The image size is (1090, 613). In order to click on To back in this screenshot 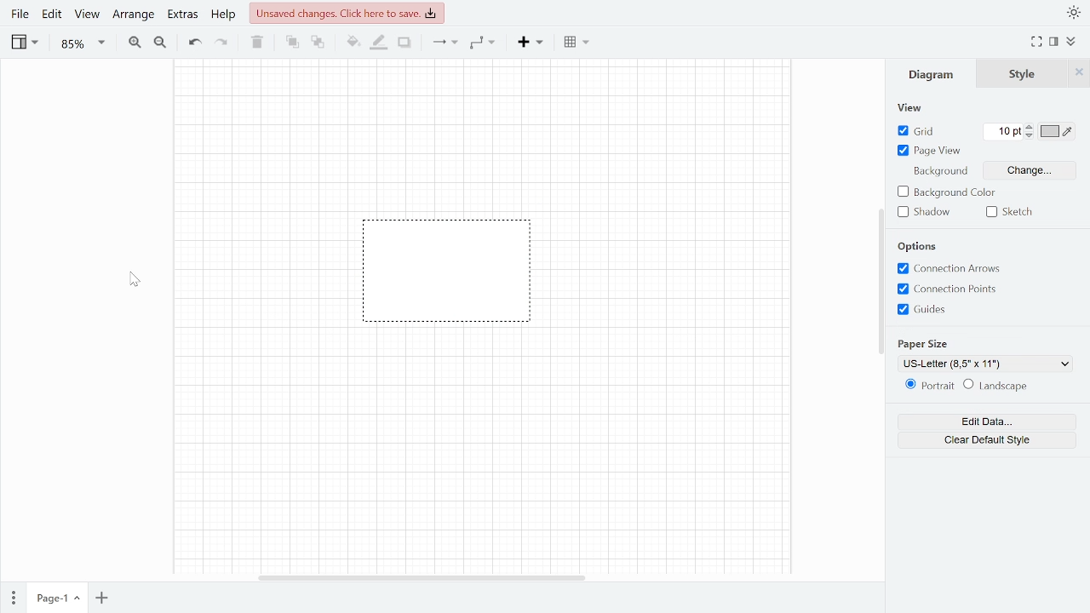, I will do `click(317, 43)`.